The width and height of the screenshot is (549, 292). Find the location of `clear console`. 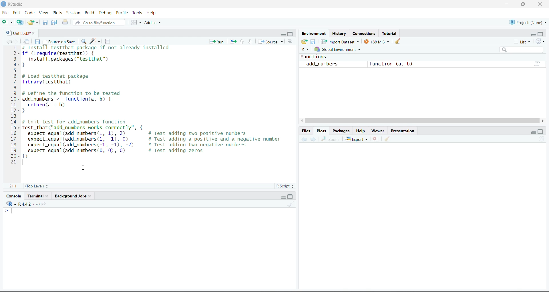

clear console is located at coordinates (290, 204).